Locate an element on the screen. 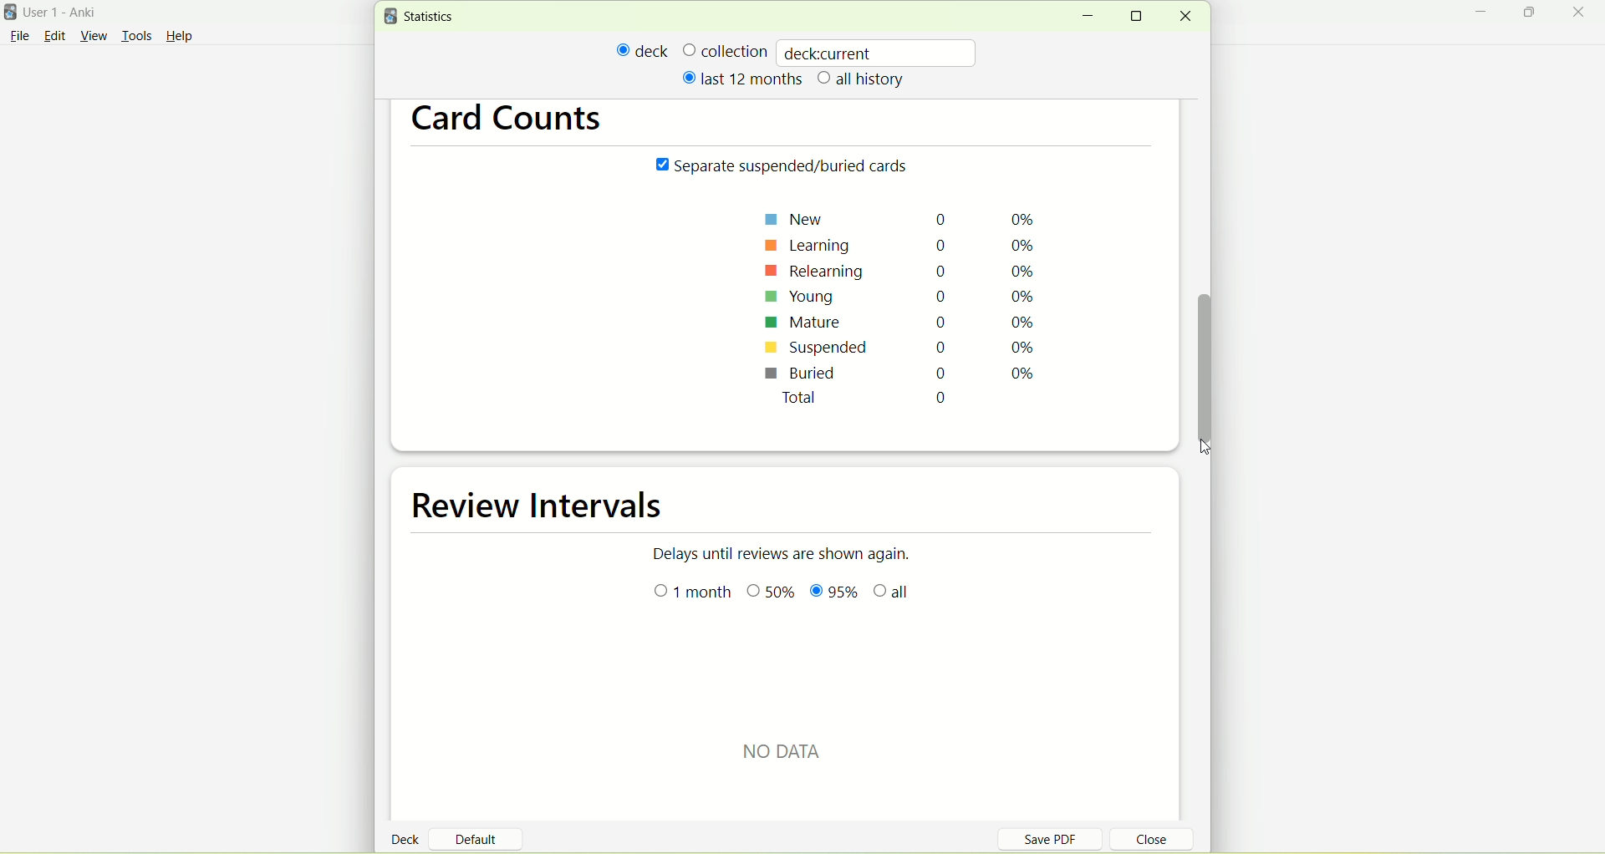 This screenshot has height=854, width=1605. collection is located at coordinates (725, 50).